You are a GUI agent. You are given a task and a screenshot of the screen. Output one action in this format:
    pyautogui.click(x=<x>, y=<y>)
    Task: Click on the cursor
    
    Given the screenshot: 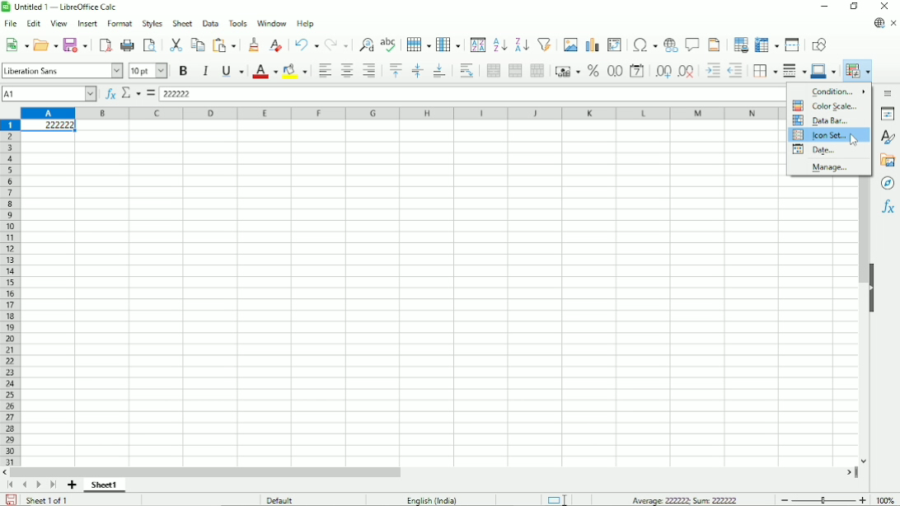 What is the action you would take?
    pyautogui.click(x=853, y=140)
    